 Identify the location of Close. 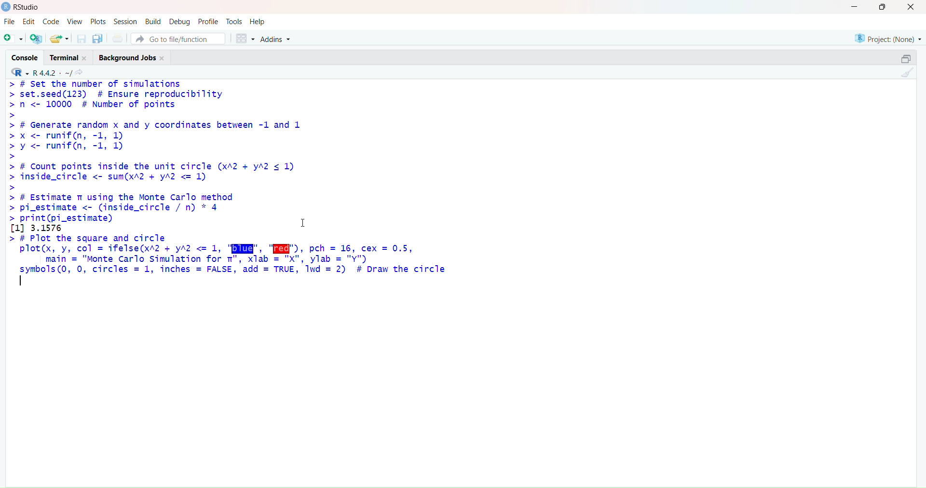
(911, 7).